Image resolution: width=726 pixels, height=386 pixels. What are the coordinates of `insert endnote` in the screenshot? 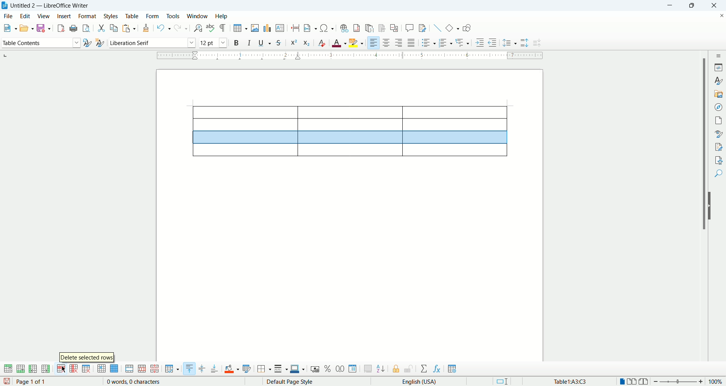 It's located at (369, 27).